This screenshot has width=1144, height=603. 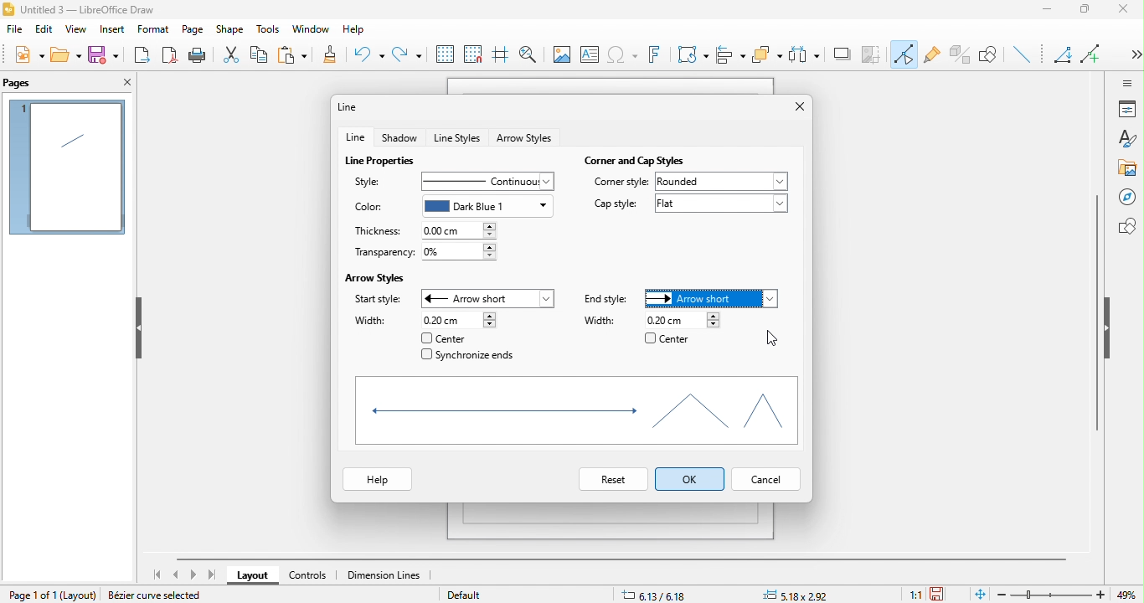 I want to click on corner and cap styles, so click(x=637, y=157).